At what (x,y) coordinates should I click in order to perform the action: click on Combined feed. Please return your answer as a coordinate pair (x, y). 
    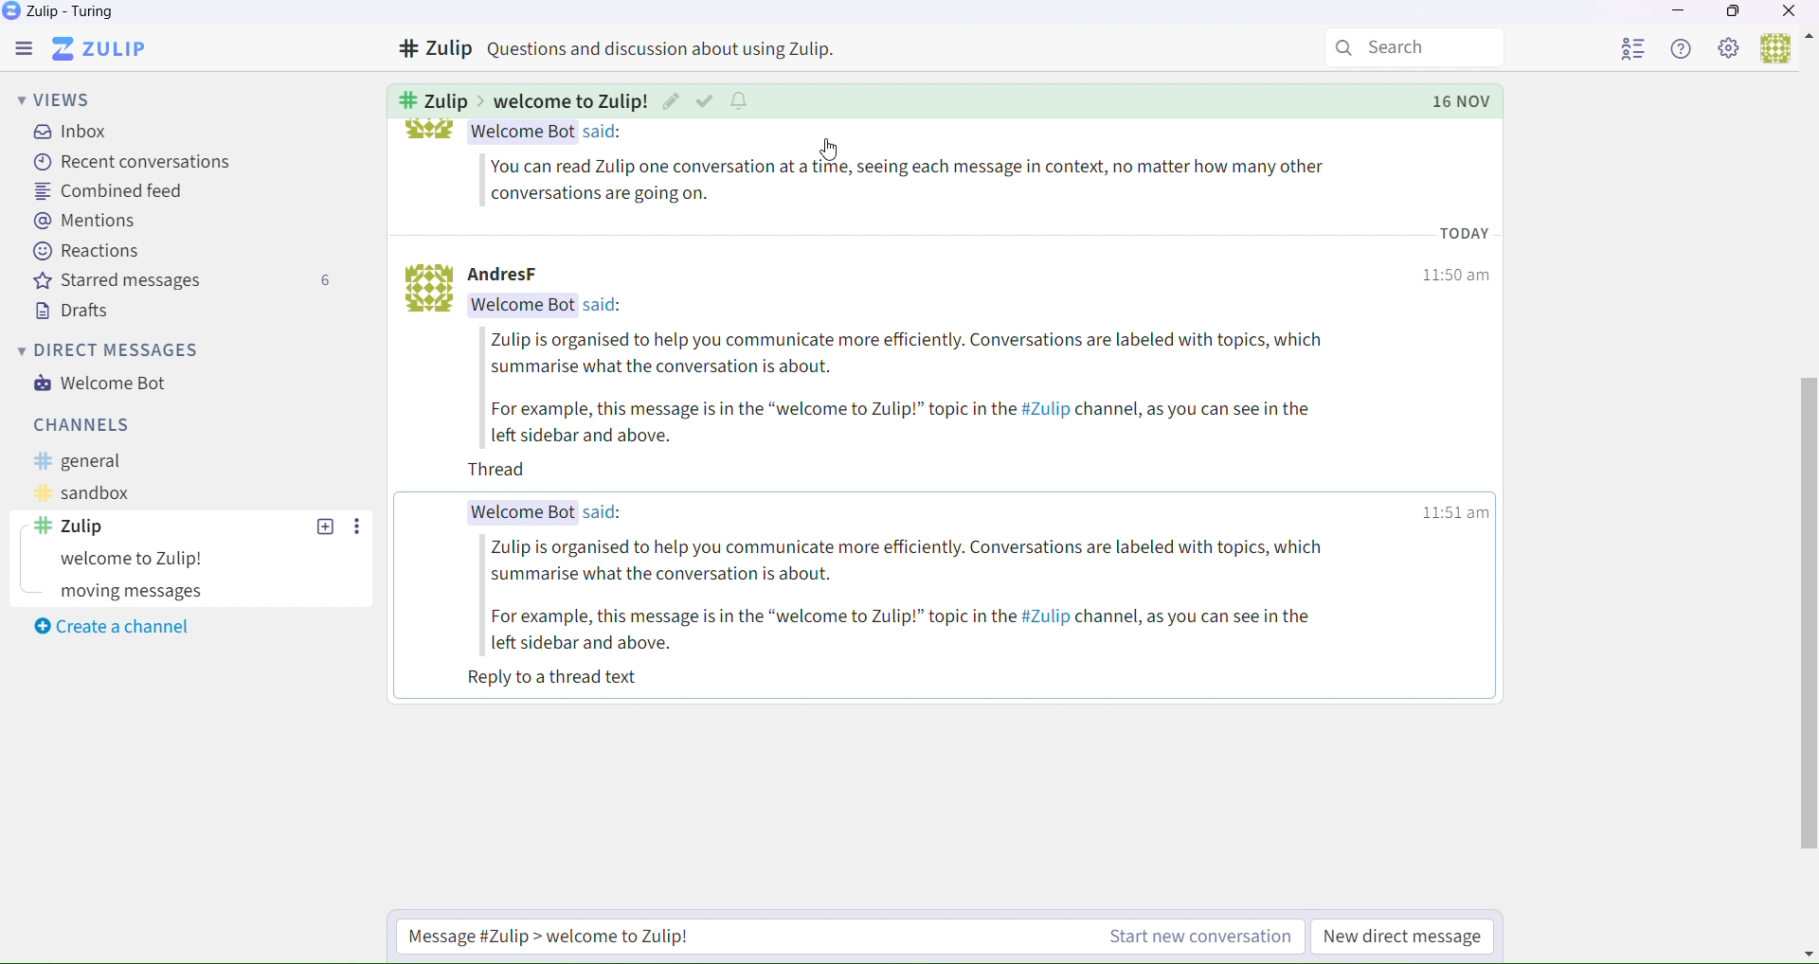
    Looking at the image, I should click on (108, 192).